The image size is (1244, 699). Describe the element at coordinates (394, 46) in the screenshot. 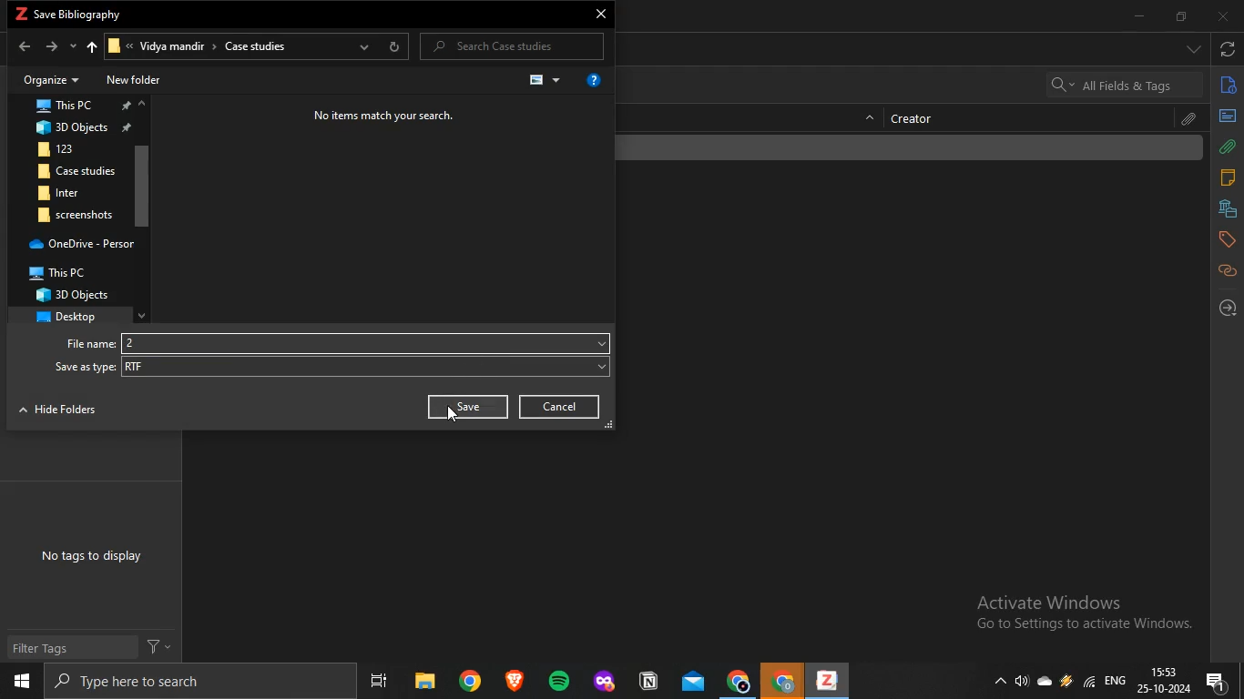

I see `refresh` at that location.